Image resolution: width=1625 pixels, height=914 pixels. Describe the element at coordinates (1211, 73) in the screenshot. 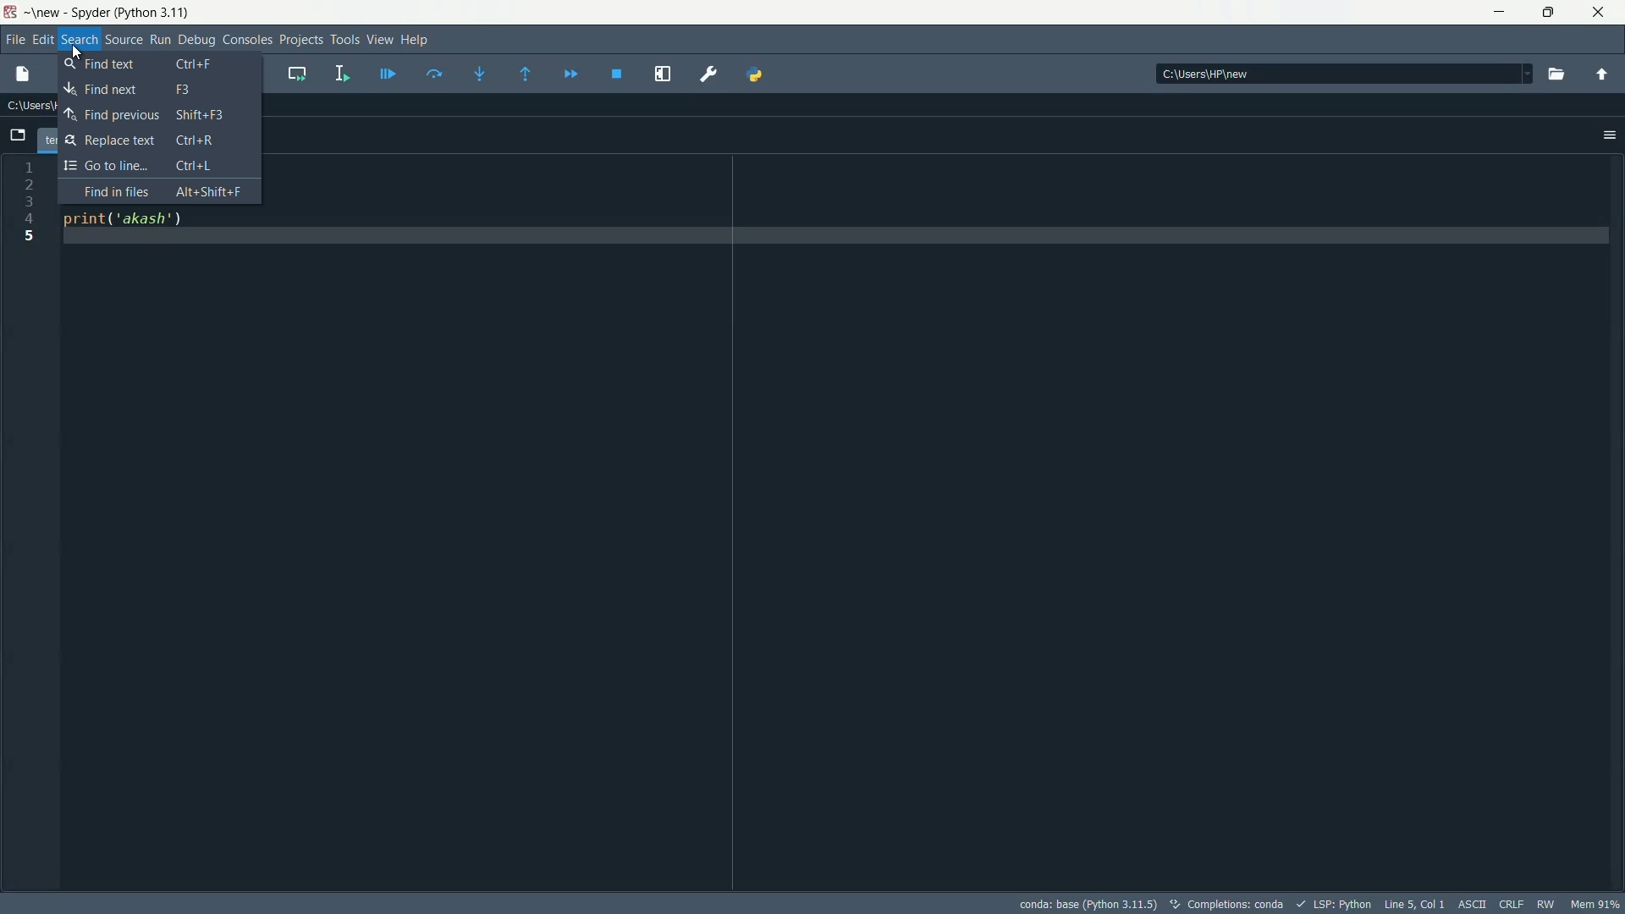

I see `directory` at that location.